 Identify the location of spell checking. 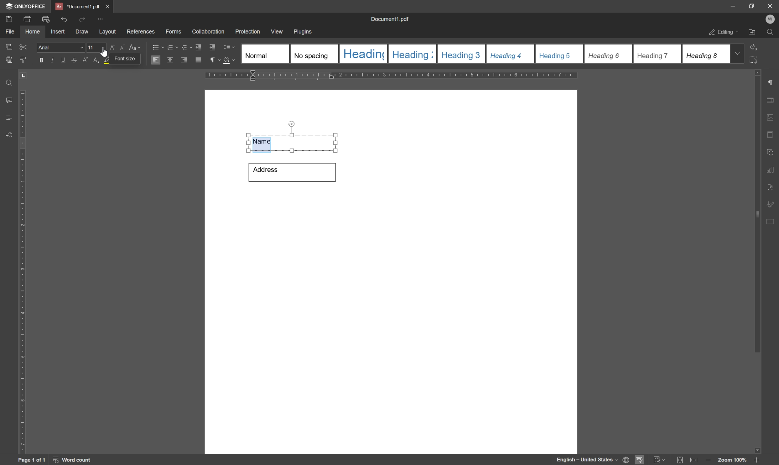
(640, 460).